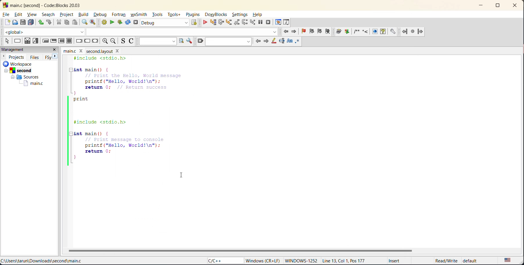 This screenshot has width=524, height=265. Describe the element at coordinates (266, 40) in the screenshot. I see `next` at that location.